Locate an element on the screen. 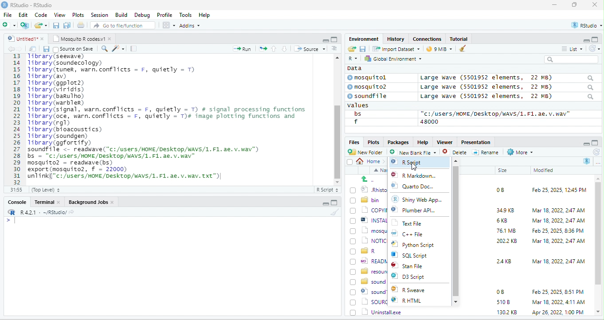 Image resolution: width=604 pixels, height=320 pixels. Environment is located at coordinates (364, 39).